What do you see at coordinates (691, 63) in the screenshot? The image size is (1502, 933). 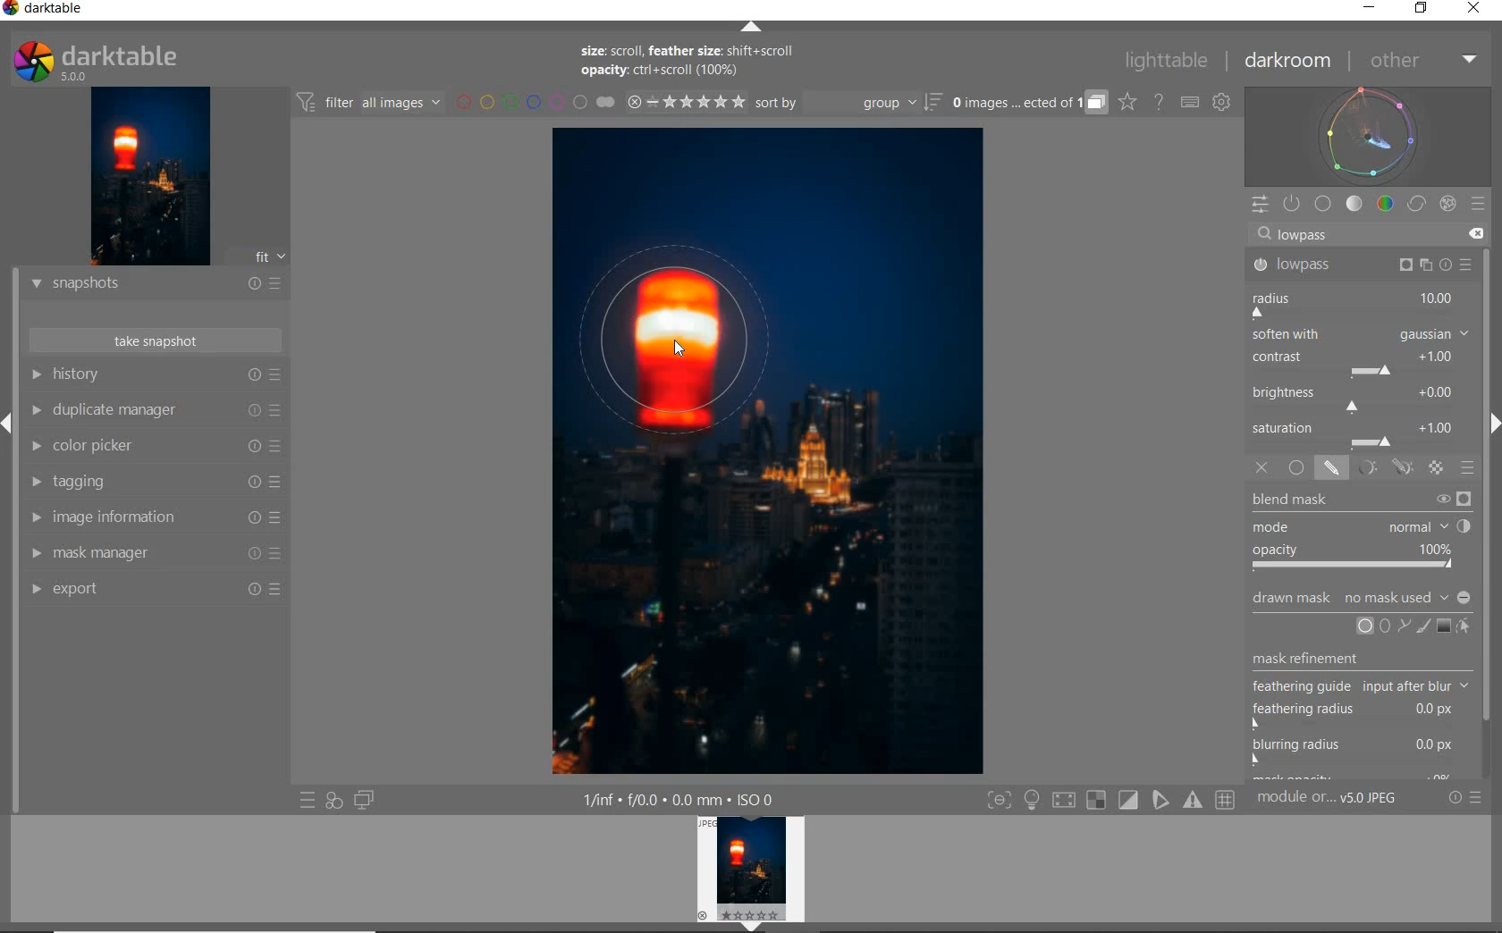 I see `Size, feather size, opacity ` at bounding box center [691, 63].